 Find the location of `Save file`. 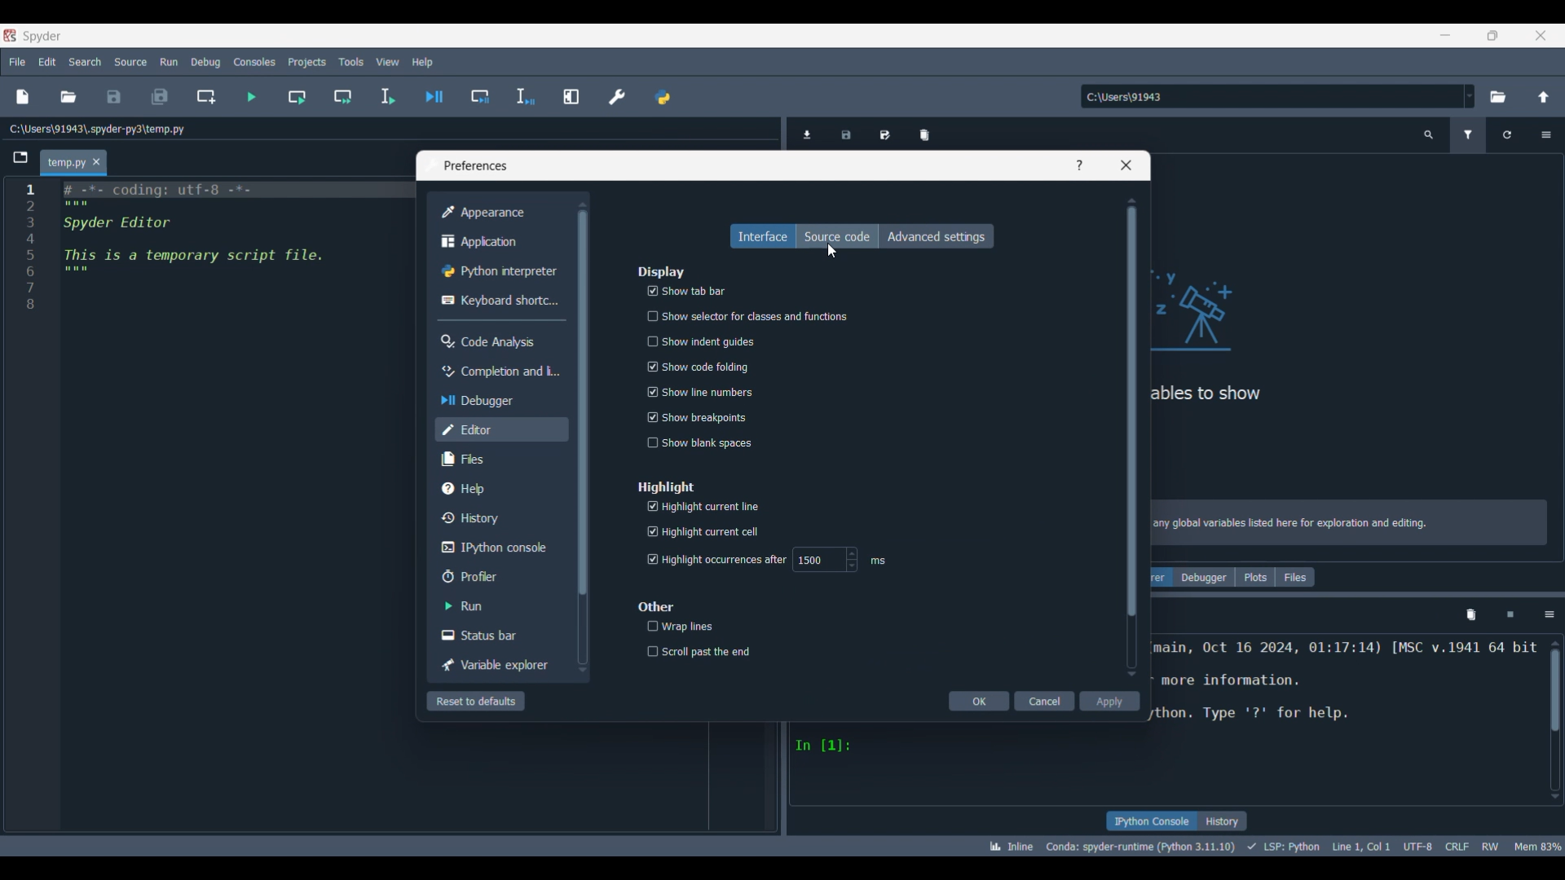

Save file is located at coordinates (114, 97).